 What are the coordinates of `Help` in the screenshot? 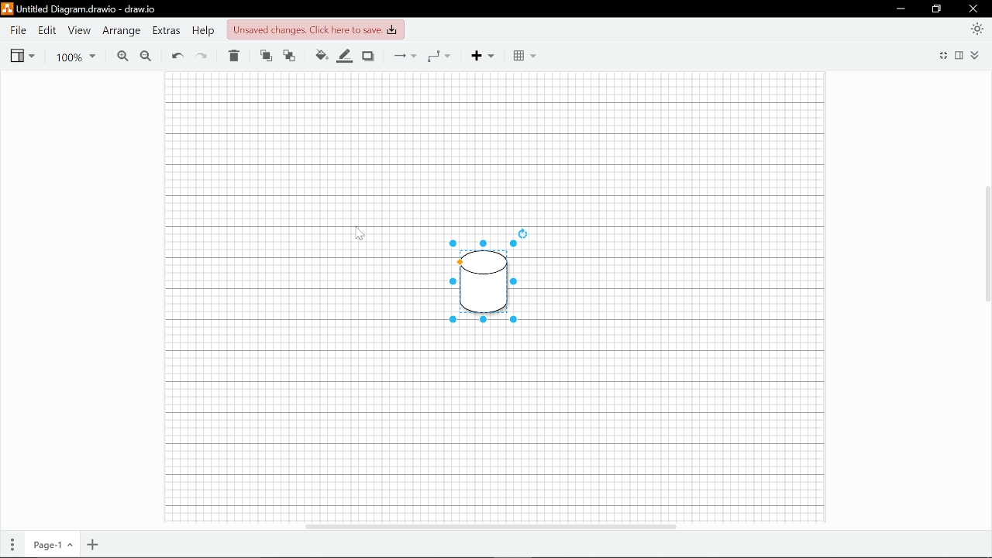 It's located at (205, 31).